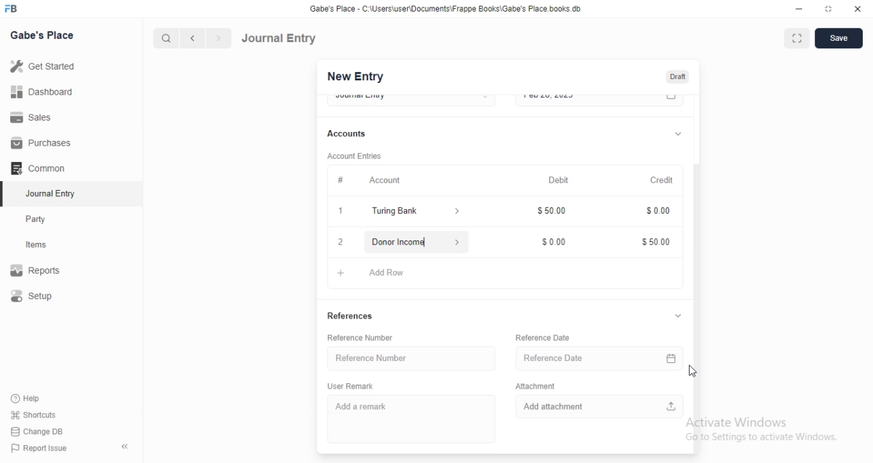 This screenshot has width=873, height=463. Describe the element at coordinates (167, 38) in the screenshot. I see `search` at that location.